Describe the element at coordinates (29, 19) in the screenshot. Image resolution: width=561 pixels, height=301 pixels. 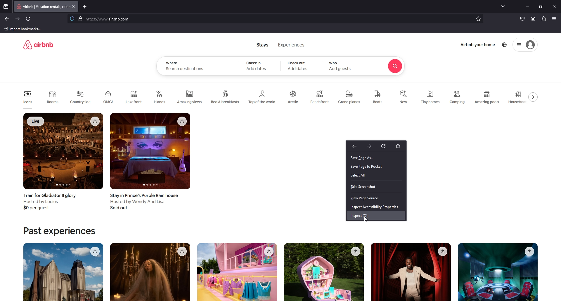
I see `refresh` at that location.